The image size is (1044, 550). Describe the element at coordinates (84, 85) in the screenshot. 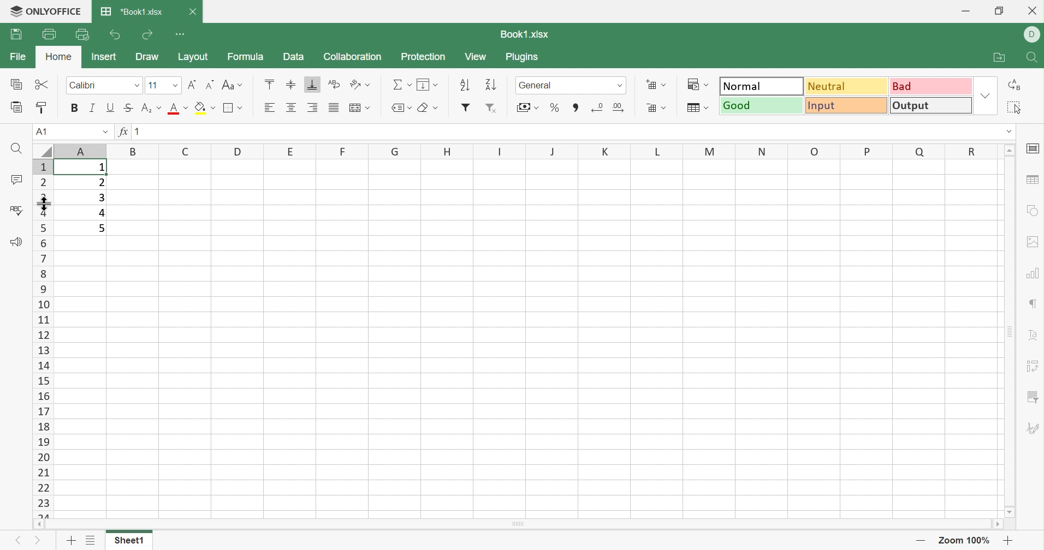

I see `Calibri` at that location.